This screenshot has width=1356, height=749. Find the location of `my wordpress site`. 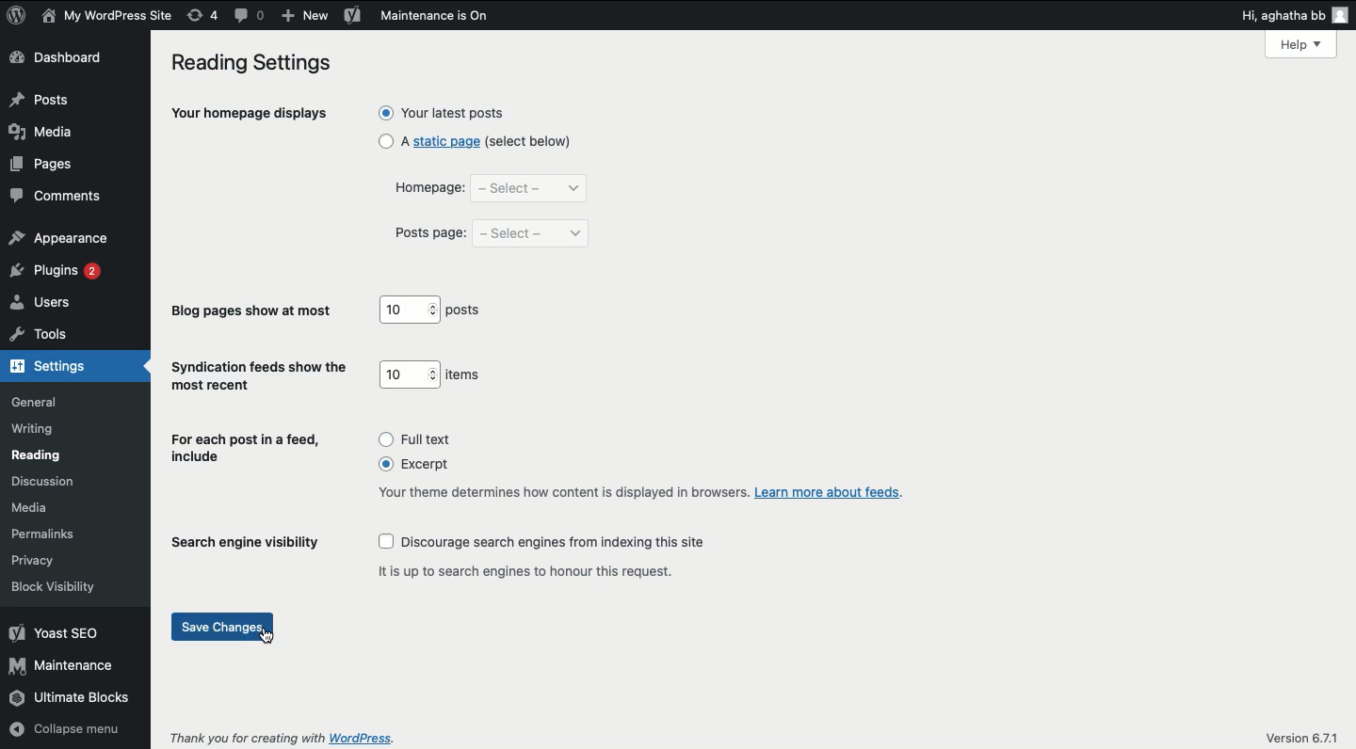

my wordpress site is located at coordinates (108, 17).